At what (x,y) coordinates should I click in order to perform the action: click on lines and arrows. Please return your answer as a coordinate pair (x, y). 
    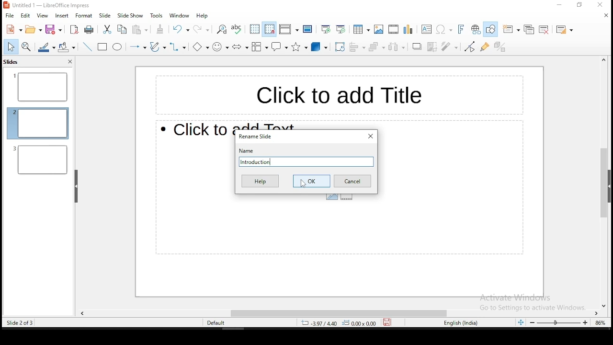
    Looking at the image, I should click on (137, 46).